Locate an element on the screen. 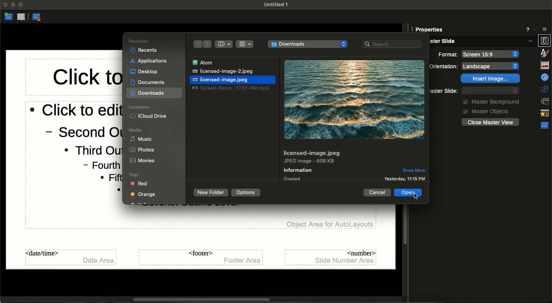  Clicking open is located at coordinates (409, 193).